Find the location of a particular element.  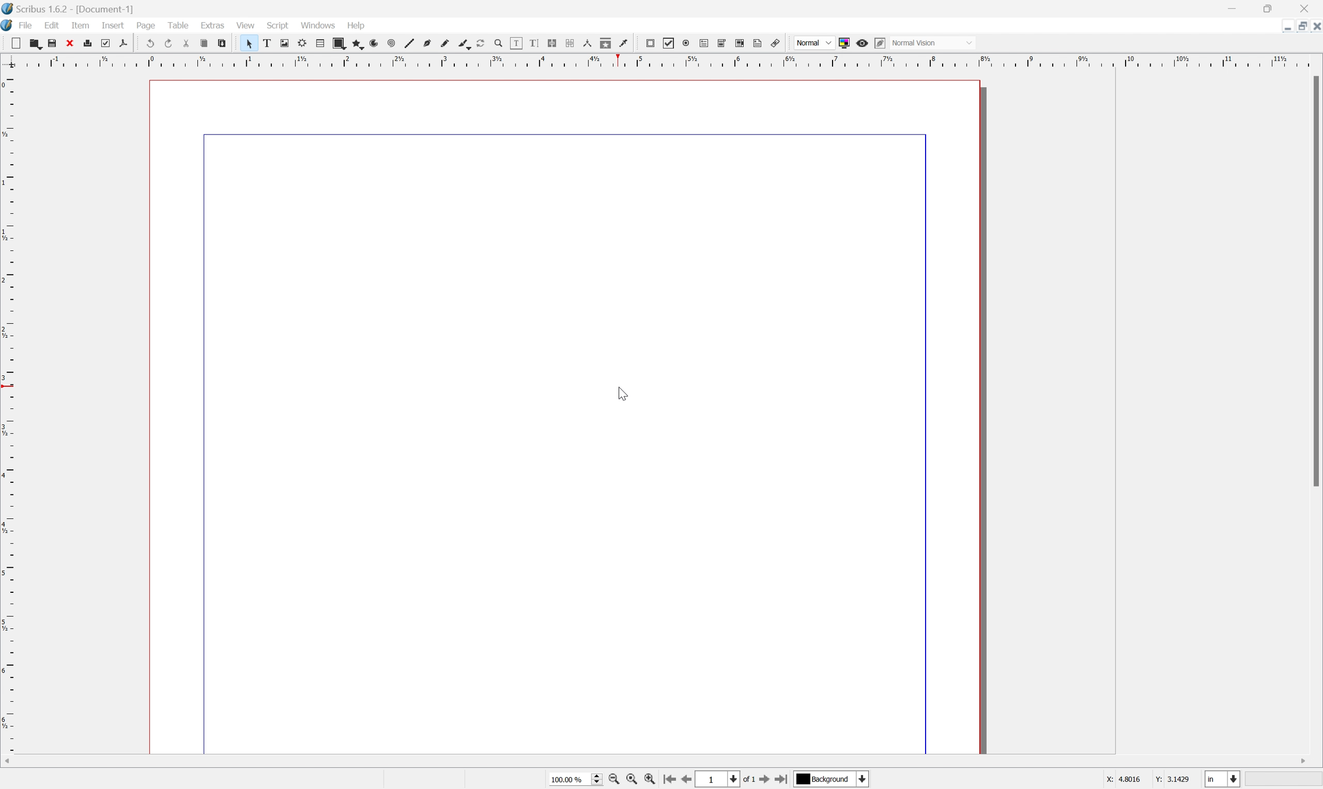

select current layer is located at coordinates (829, 778).